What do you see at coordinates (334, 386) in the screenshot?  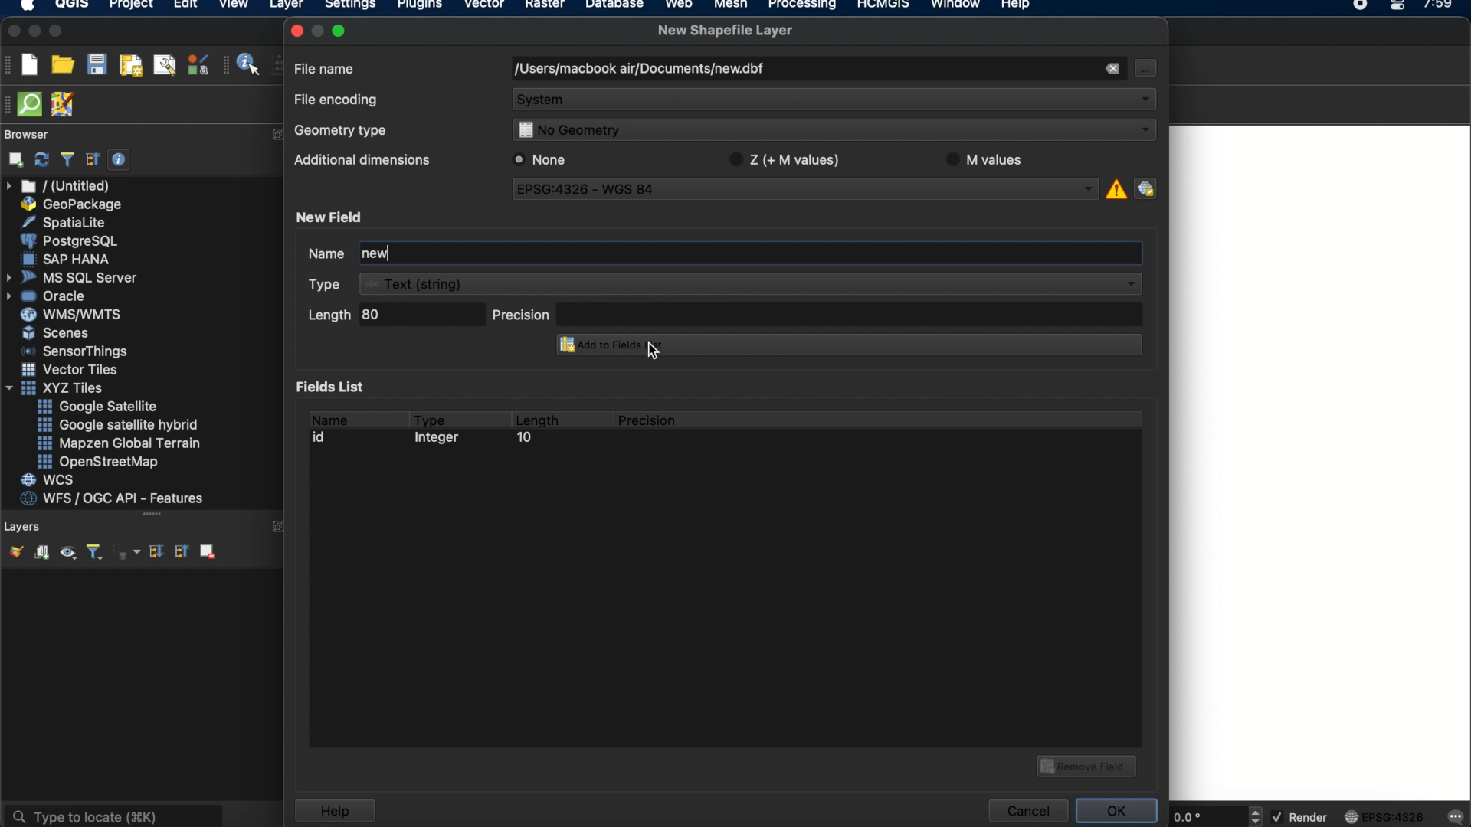 I see `fields list` at bounding box center [334, 386].